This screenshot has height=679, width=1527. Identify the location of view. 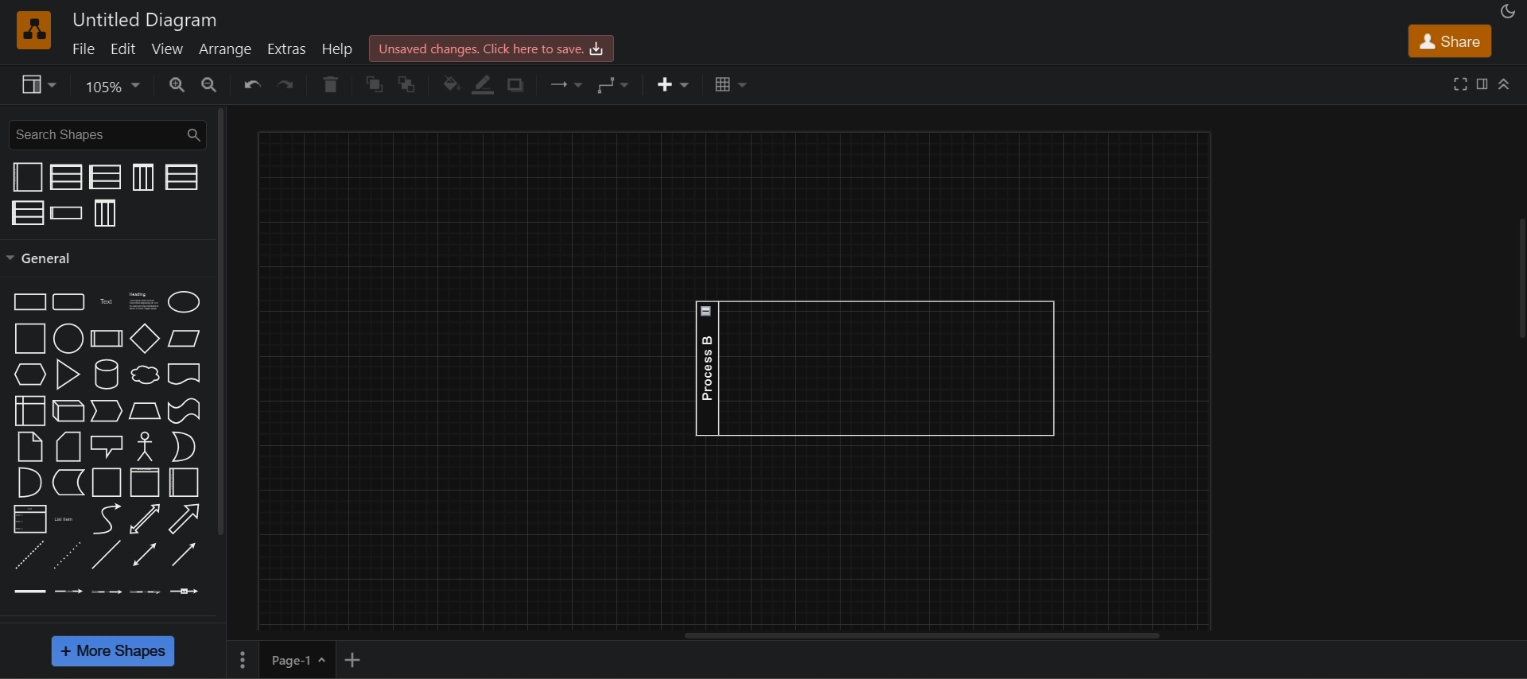
(168, 47).